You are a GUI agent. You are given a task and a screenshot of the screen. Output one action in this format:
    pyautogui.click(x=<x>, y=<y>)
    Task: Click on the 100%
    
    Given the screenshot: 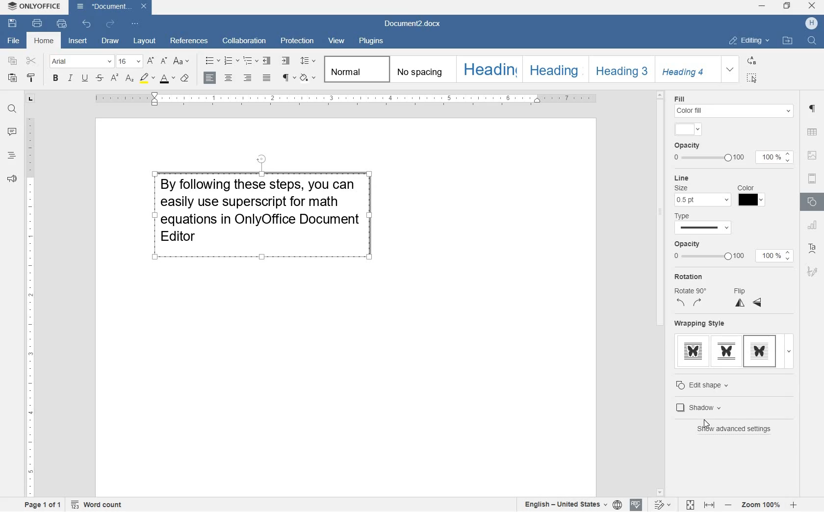 What is the action you would take?
    pyautogui.click(x=773, y=157)
    